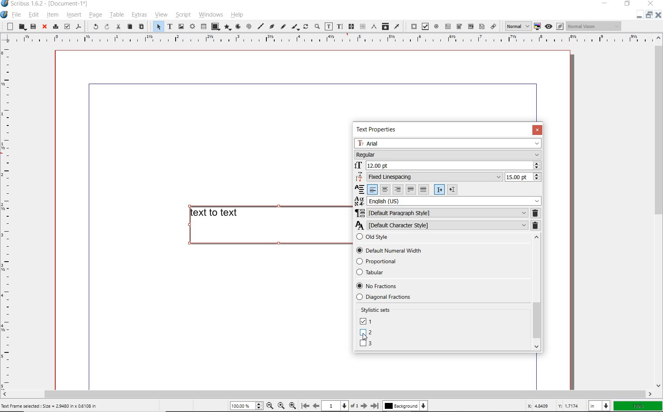  I want to click on 1 of 1, so click(340, 406).